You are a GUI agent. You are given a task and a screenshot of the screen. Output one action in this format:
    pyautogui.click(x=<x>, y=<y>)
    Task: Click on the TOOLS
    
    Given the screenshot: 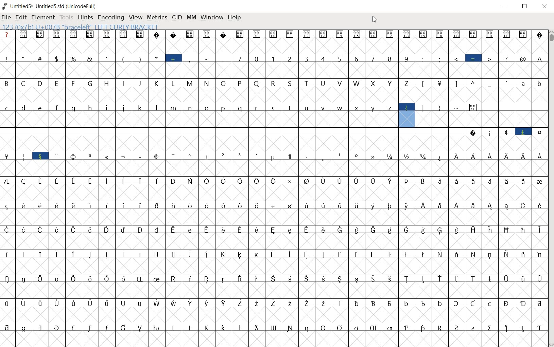 What is the action you would take?
    pyautogui.click(x=66, y=18)
    